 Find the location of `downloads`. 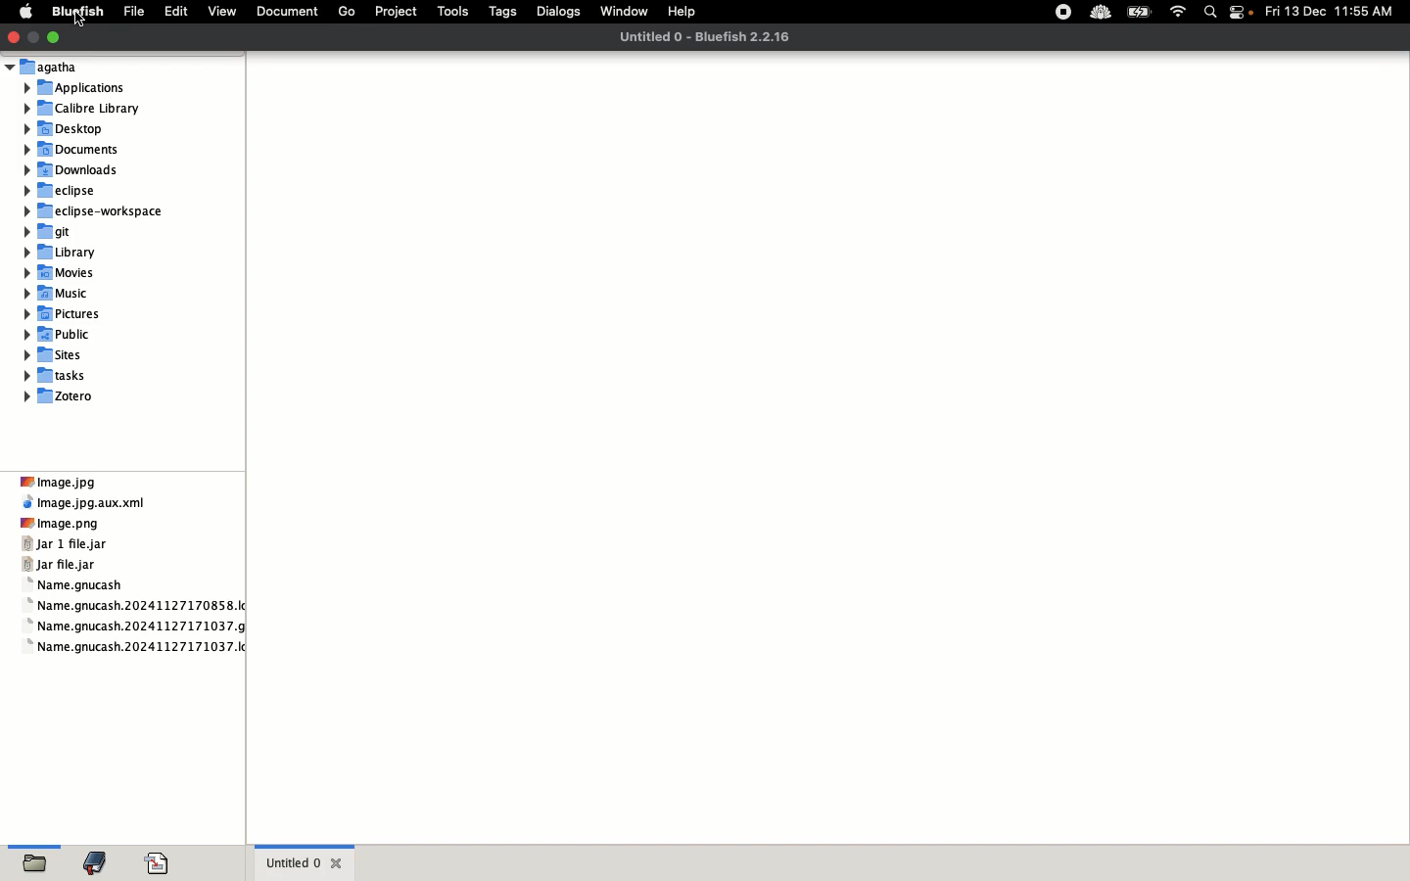

downloads is located at coordinates (72, 169).